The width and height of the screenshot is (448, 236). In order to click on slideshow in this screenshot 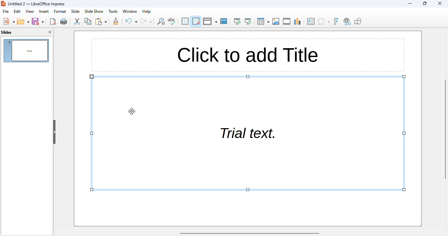, I will do `click(94, 11)`.